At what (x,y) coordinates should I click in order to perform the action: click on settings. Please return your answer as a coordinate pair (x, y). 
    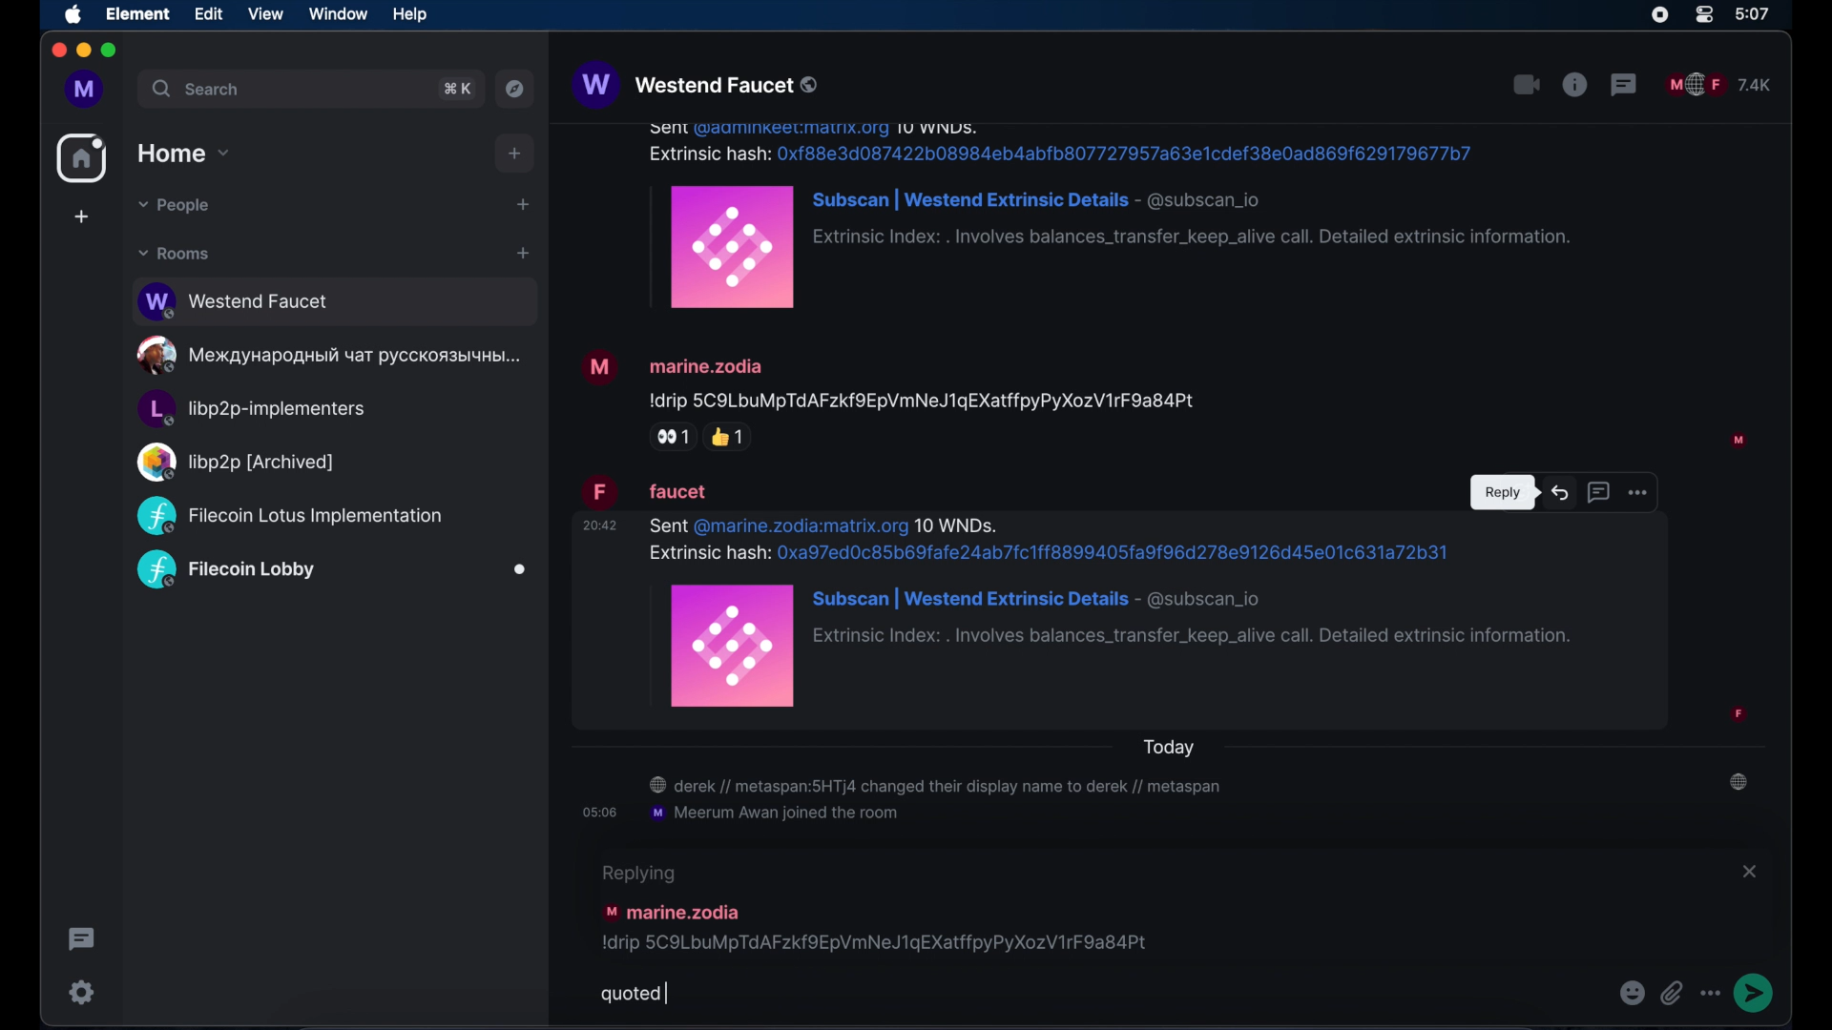
    Looking at the image, I should click on (82, 992).